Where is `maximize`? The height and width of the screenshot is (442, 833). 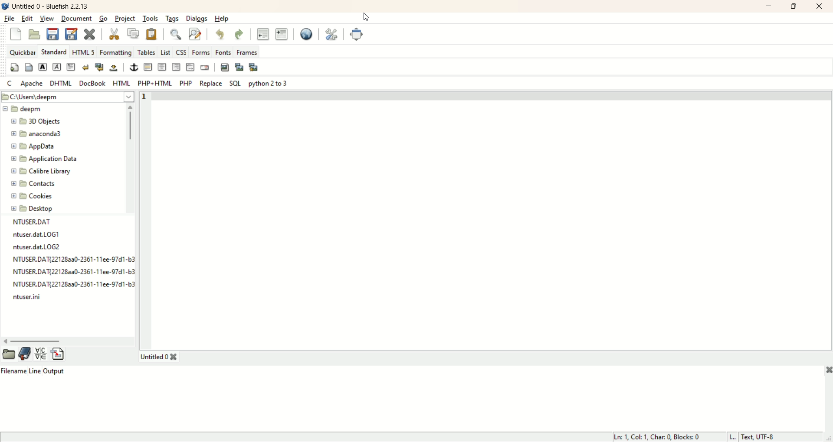
maximize is located at coordinates (795, 6).